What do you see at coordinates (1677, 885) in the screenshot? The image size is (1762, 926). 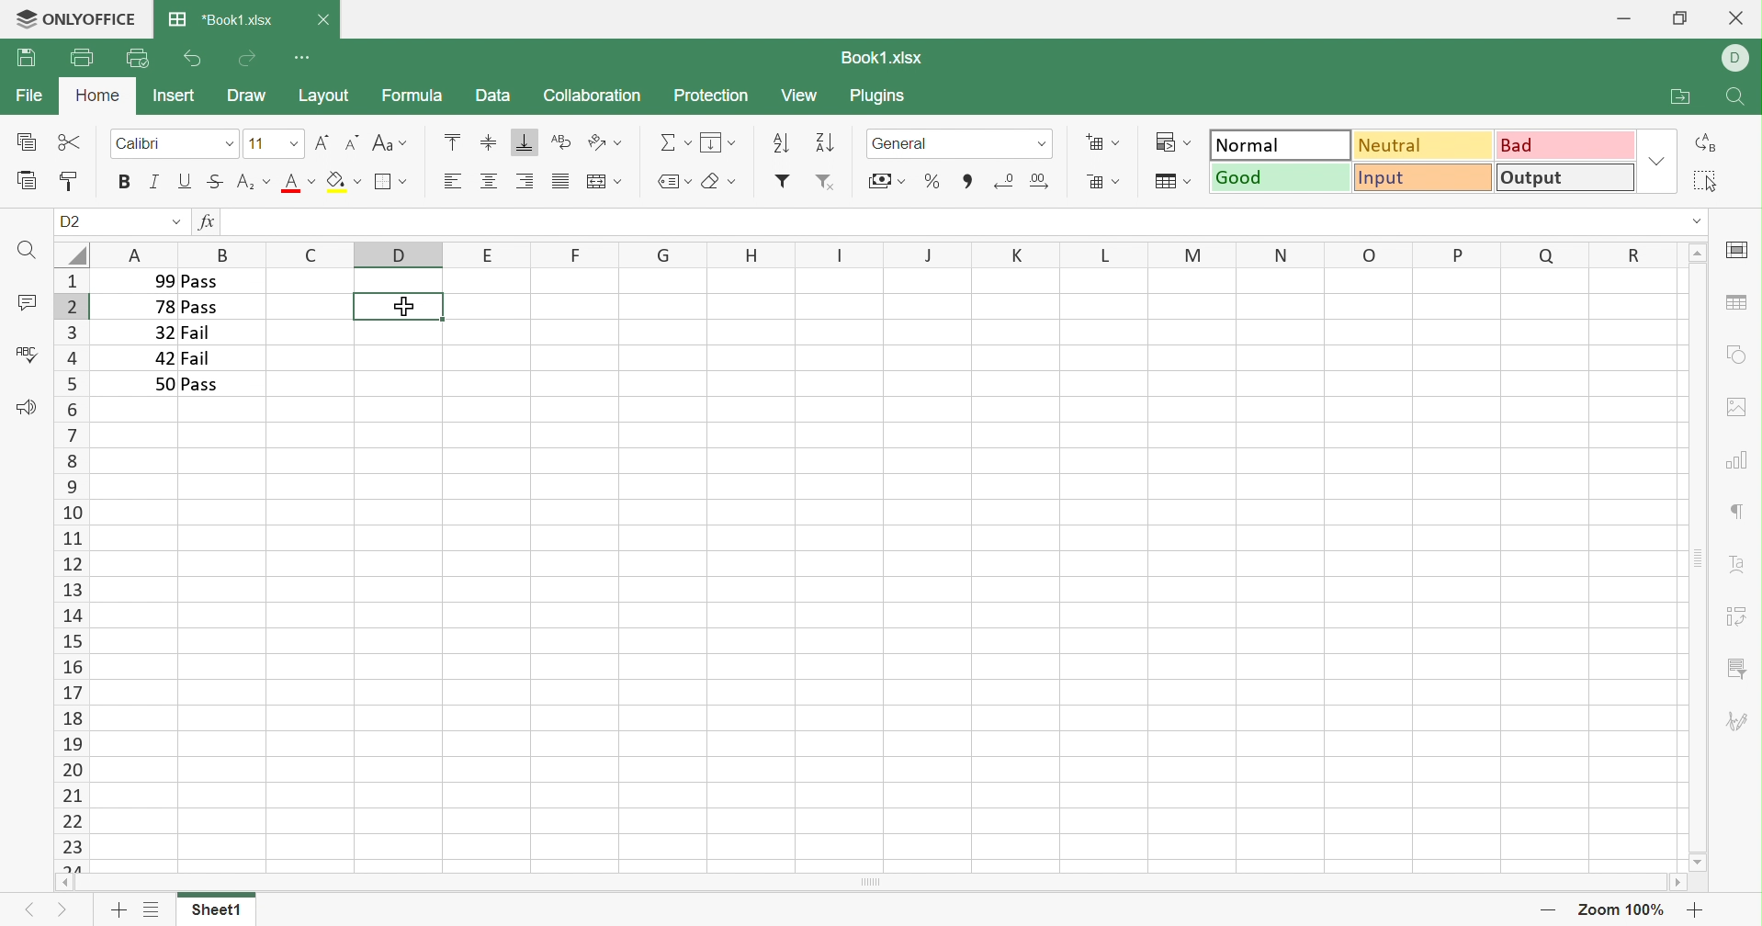 I see `Scroll right` at bounding box center [1677, 885].